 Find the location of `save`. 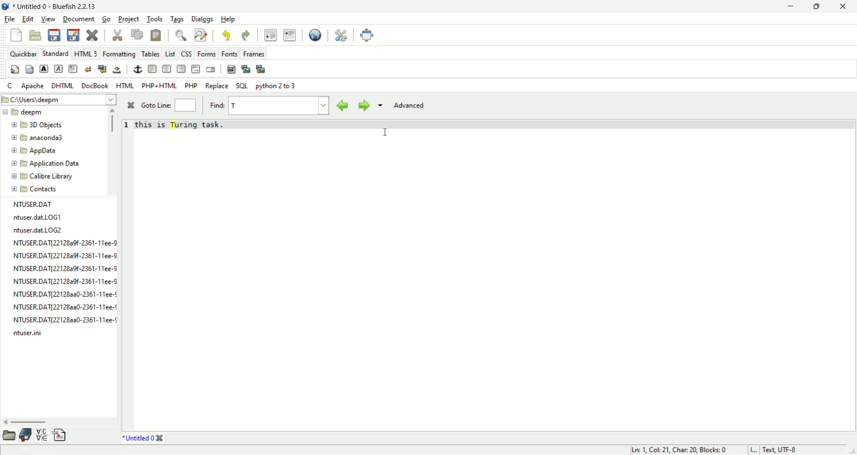

save is located at coordinates (53, 35).